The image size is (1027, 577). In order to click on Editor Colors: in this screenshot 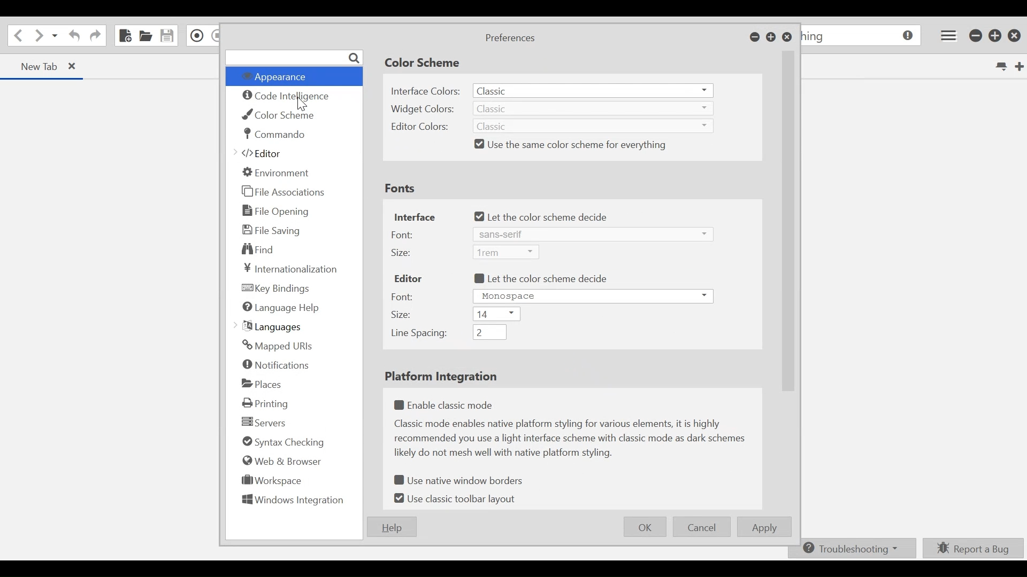, I will do `click(419, 127)`.